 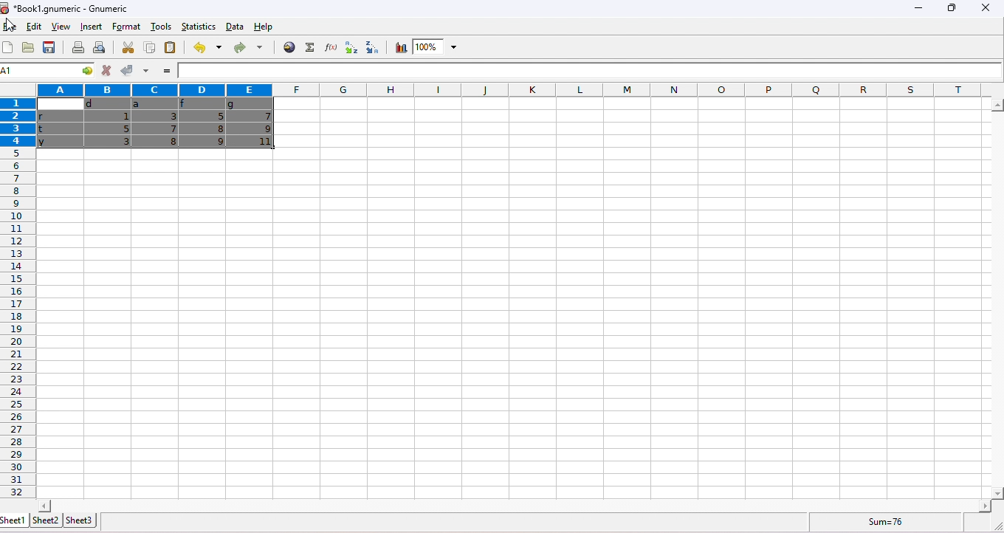 I want to click on row numbers, so click(x=16, y=298).